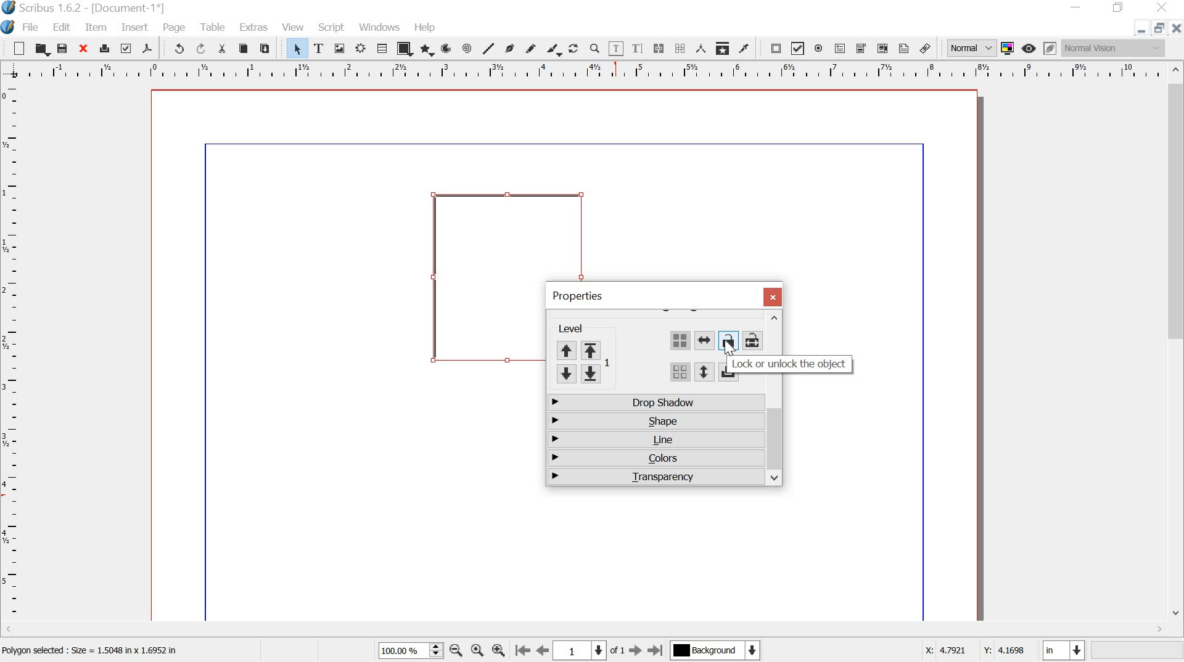 This screenshot has height=662, width=1184. What do you see at coordinates (594, 49) in the screenshot?
I see `zoom in or out` at bounding box center [594, 49].